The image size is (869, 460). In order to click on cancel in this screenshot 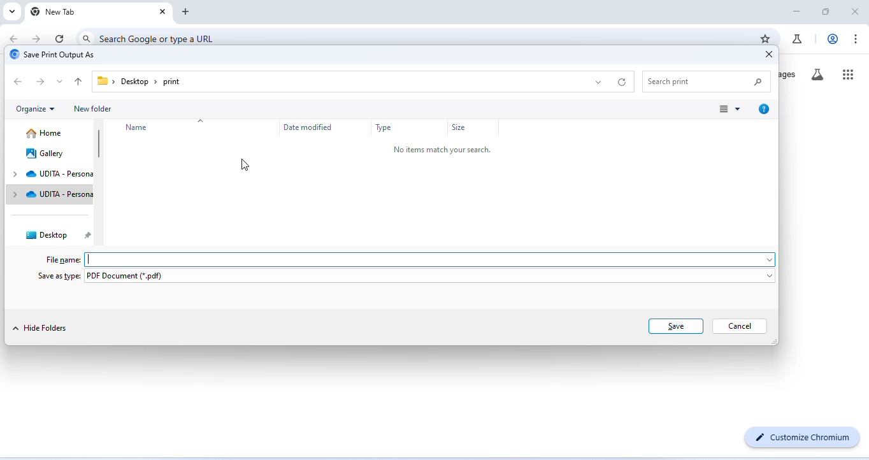, I will do `click(741, 326)`.